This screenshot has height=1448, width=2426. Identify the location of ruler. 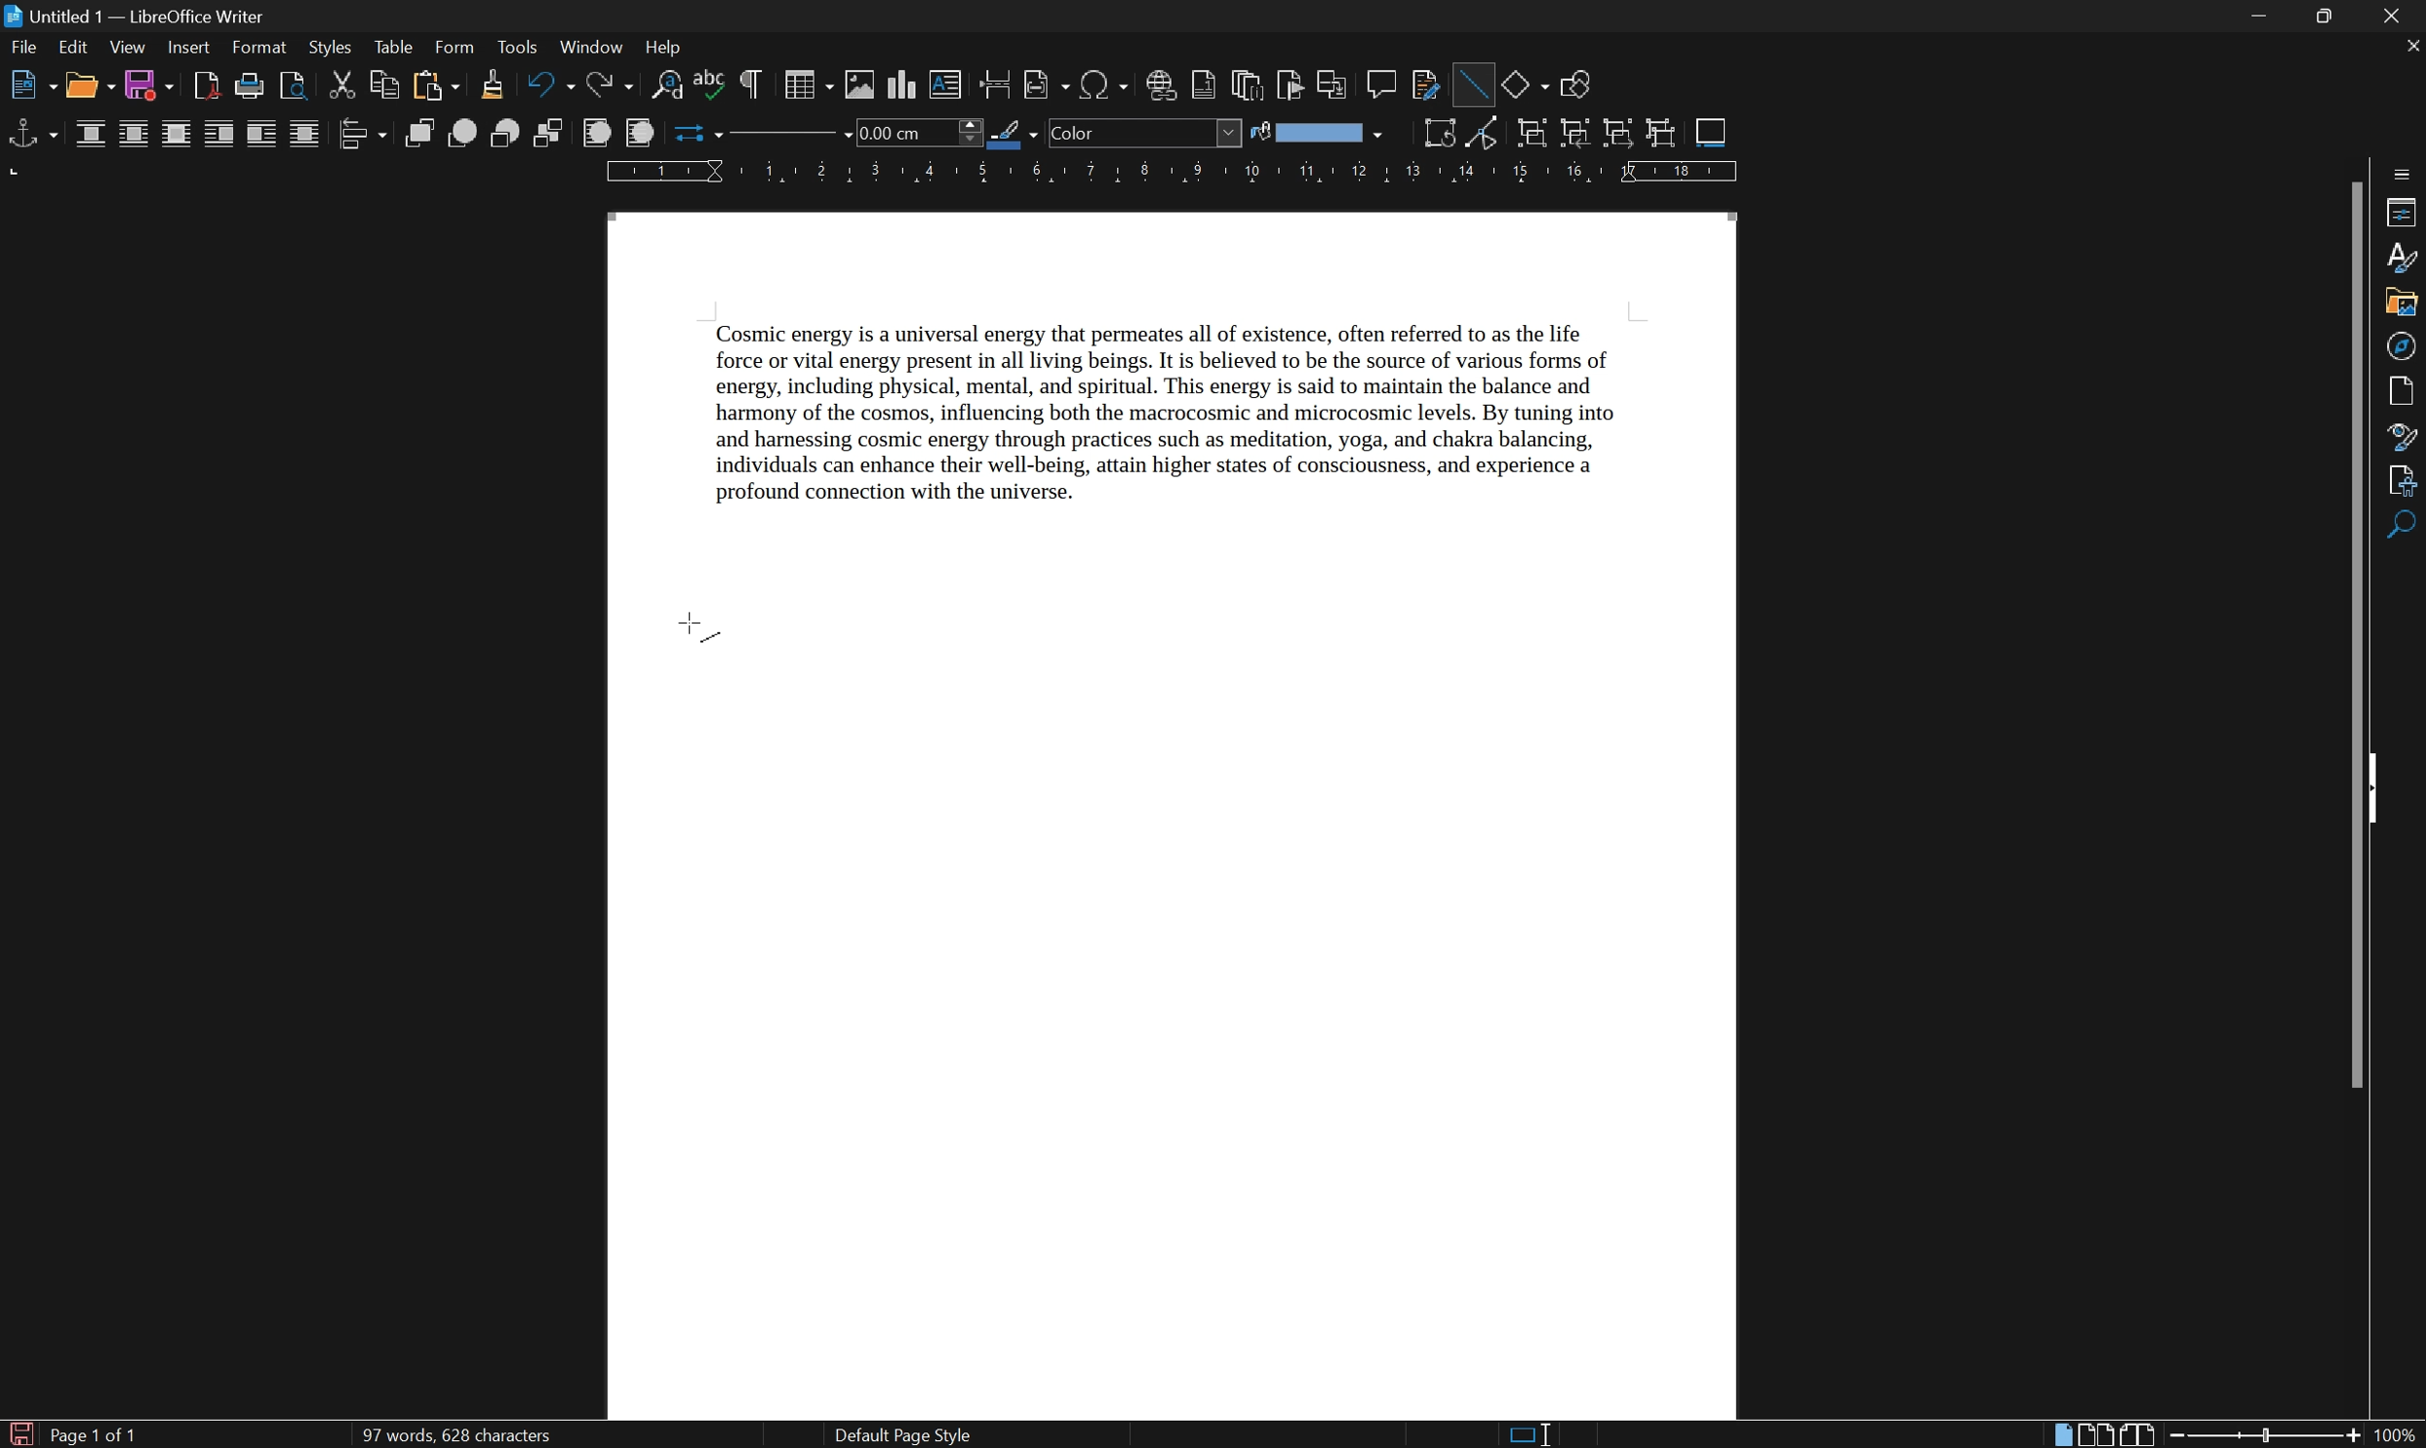
(1171, 173).